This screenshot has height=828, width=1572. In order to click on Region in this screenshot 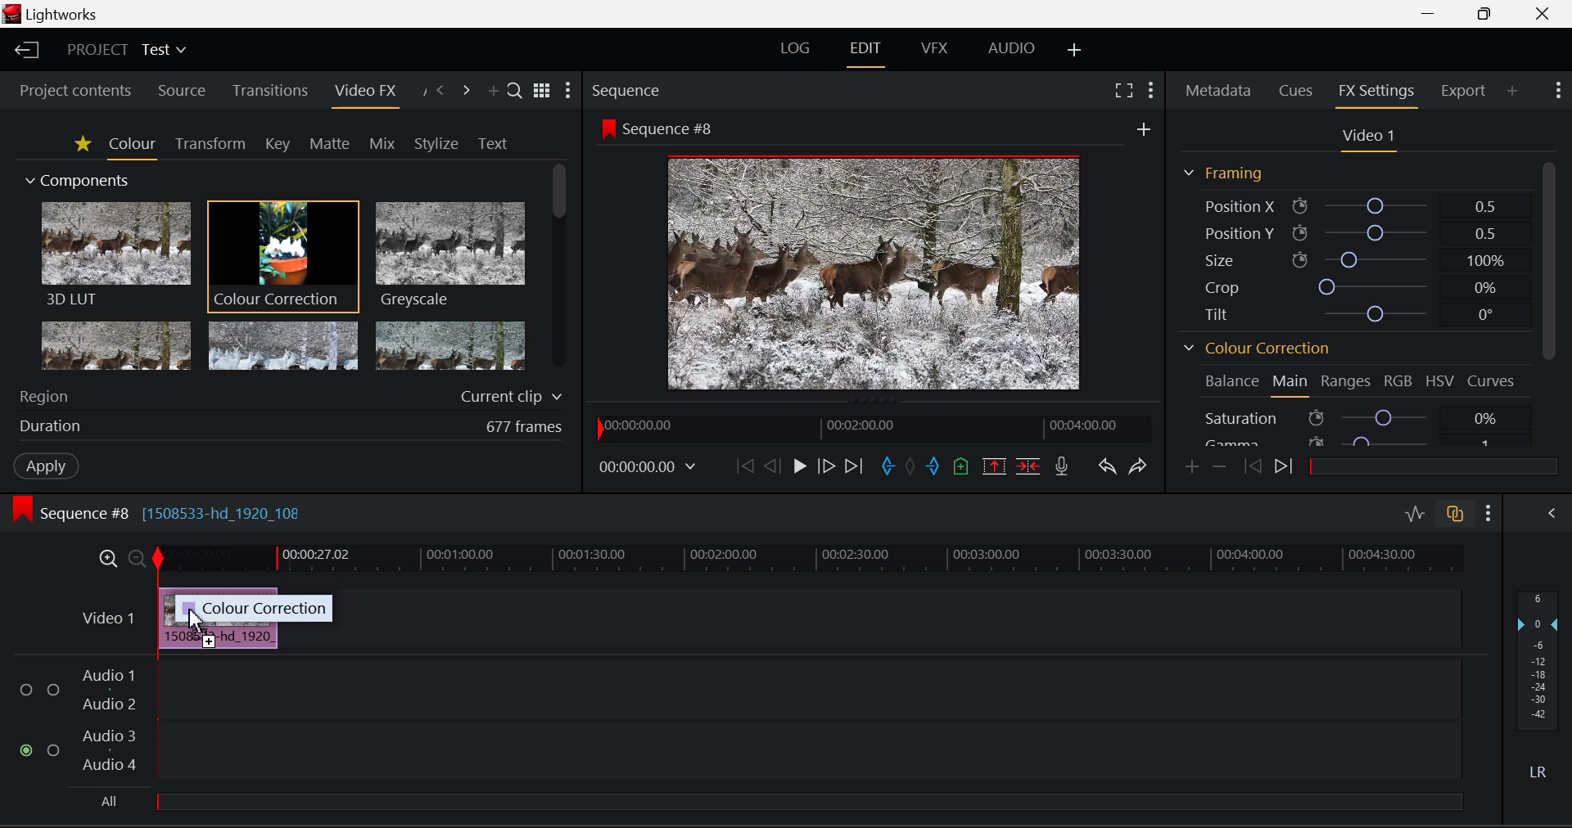, I will do `click(291, 396)`.